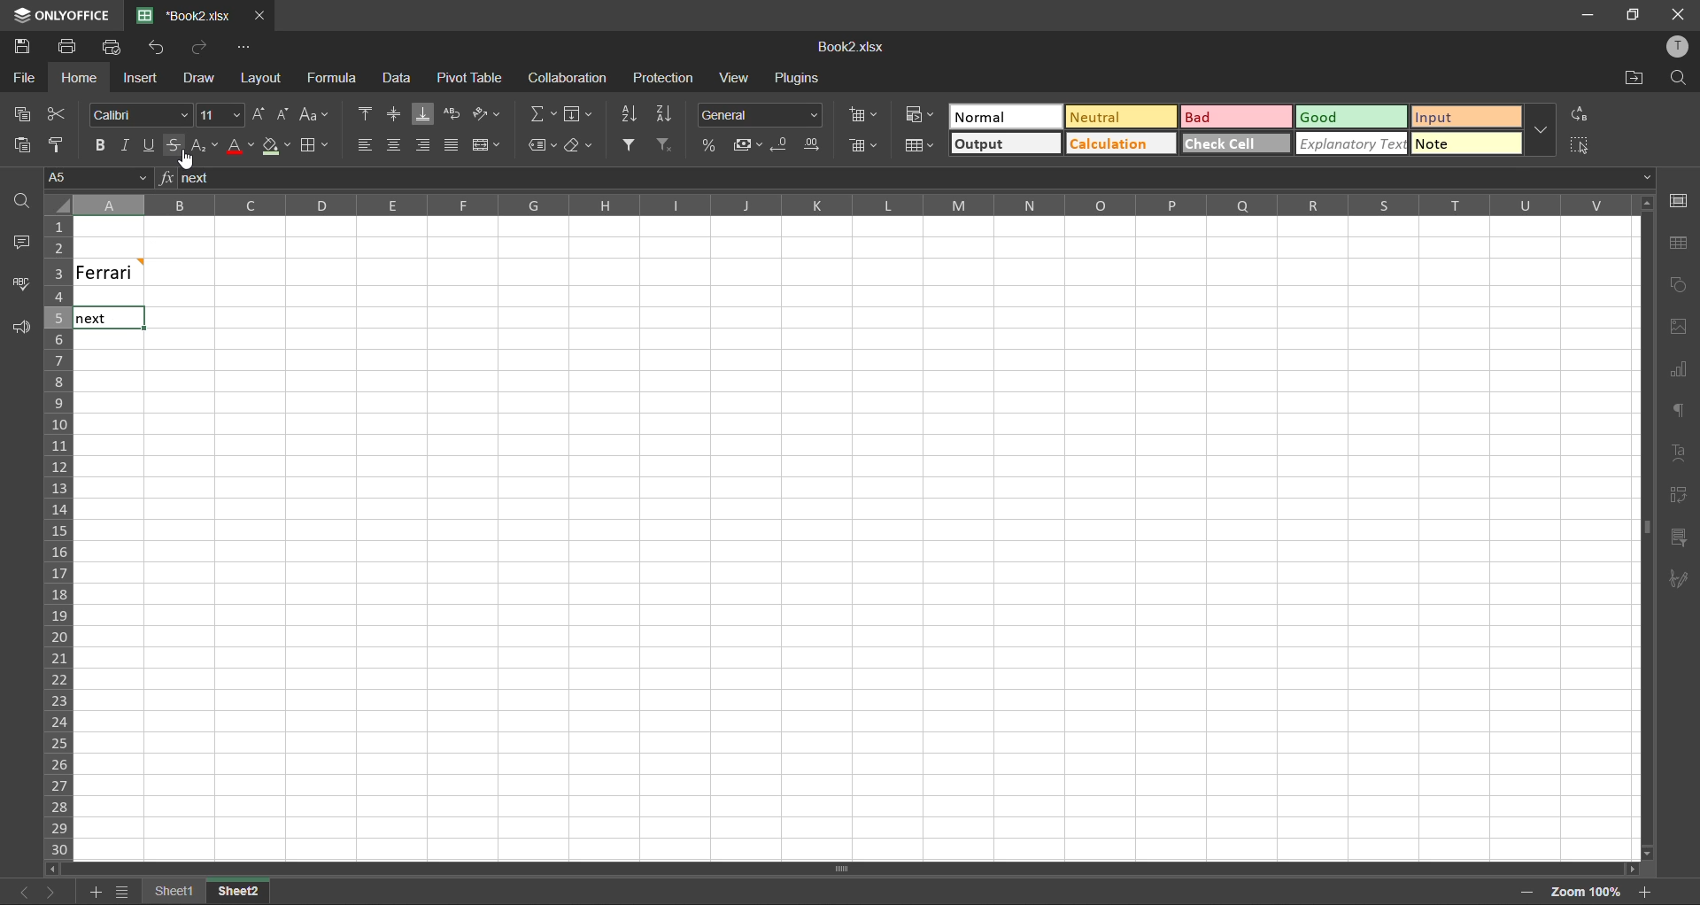  Describe the element at coordinates (908, 178) in the screenshot. I see `formula bar` at that location.